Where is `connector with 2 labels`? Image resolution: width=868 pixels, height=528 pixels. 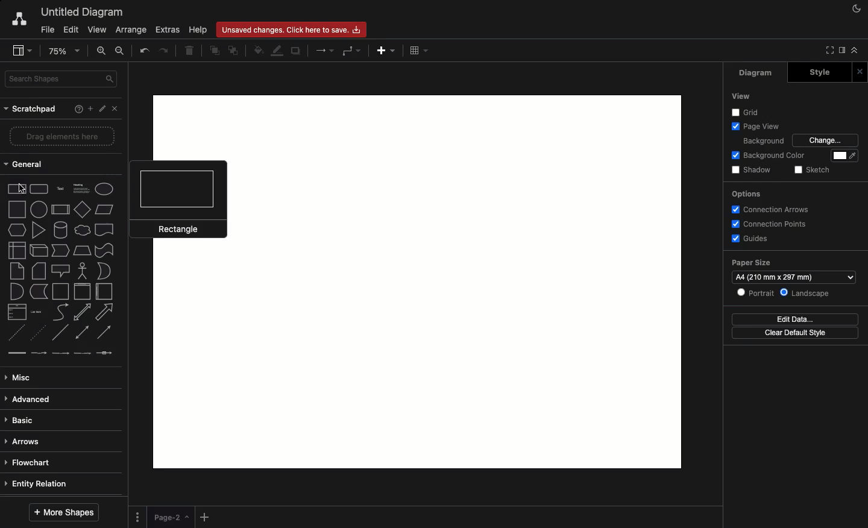 connector with 2 labels is located at coordinates (60, 354).